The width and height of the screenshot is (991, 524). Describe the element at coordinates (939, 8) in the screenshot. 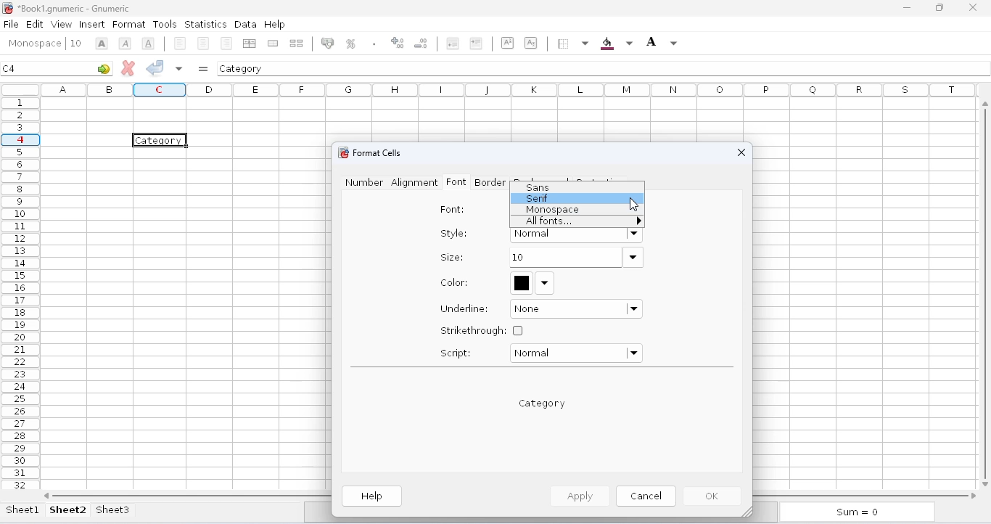

I see `maximize` at that location.